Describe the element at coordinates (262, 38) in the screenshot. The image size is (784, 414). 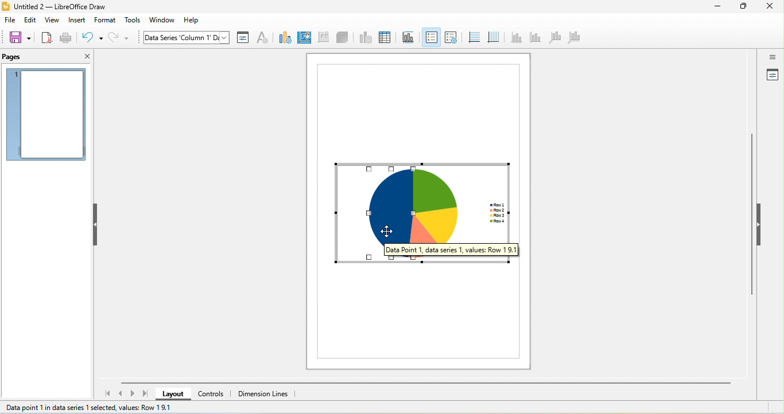
I see `character` at that location.